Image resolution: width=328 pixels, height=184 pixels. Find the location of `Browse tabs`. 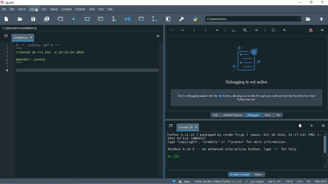

Browse tabs is located at coordinates (169, 126).